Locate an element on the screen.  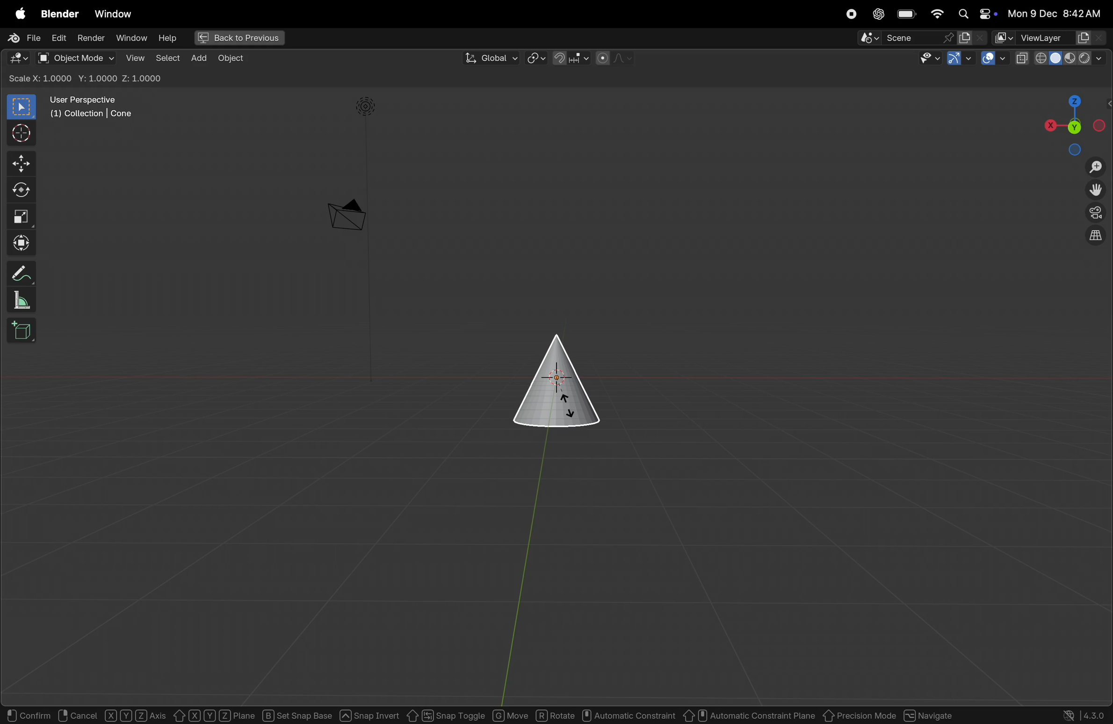
sec snap base is located at coordinates (296, 715).